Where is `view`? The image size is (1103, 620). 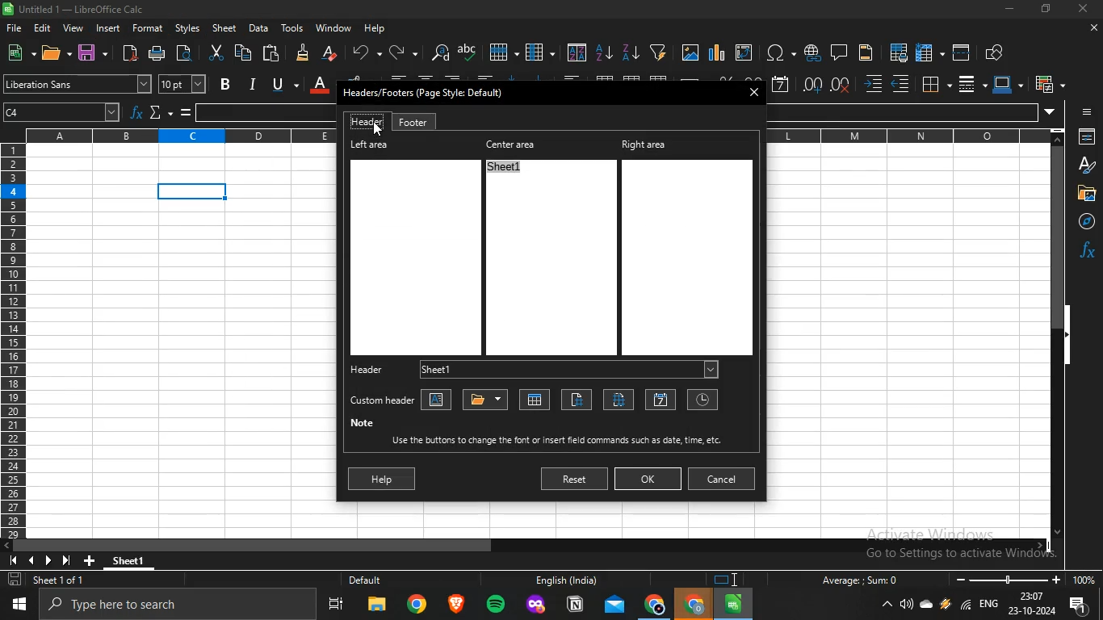 view is located at coordinates (73, 28).